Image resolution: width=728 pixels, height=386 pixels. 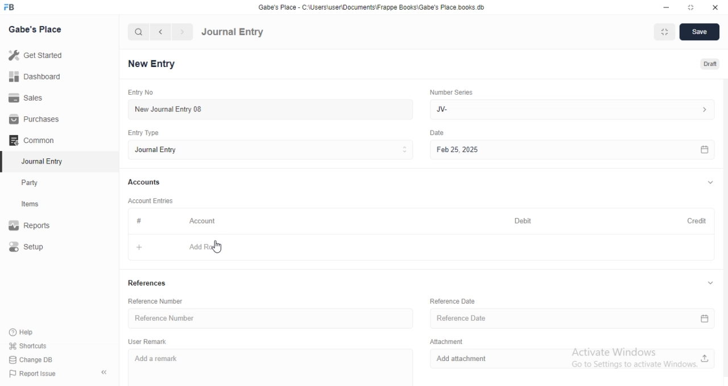 What do you see at coordinates (710, 284) in the screenshot?
I see `expand/collapse` at bounding box center [710, 284].